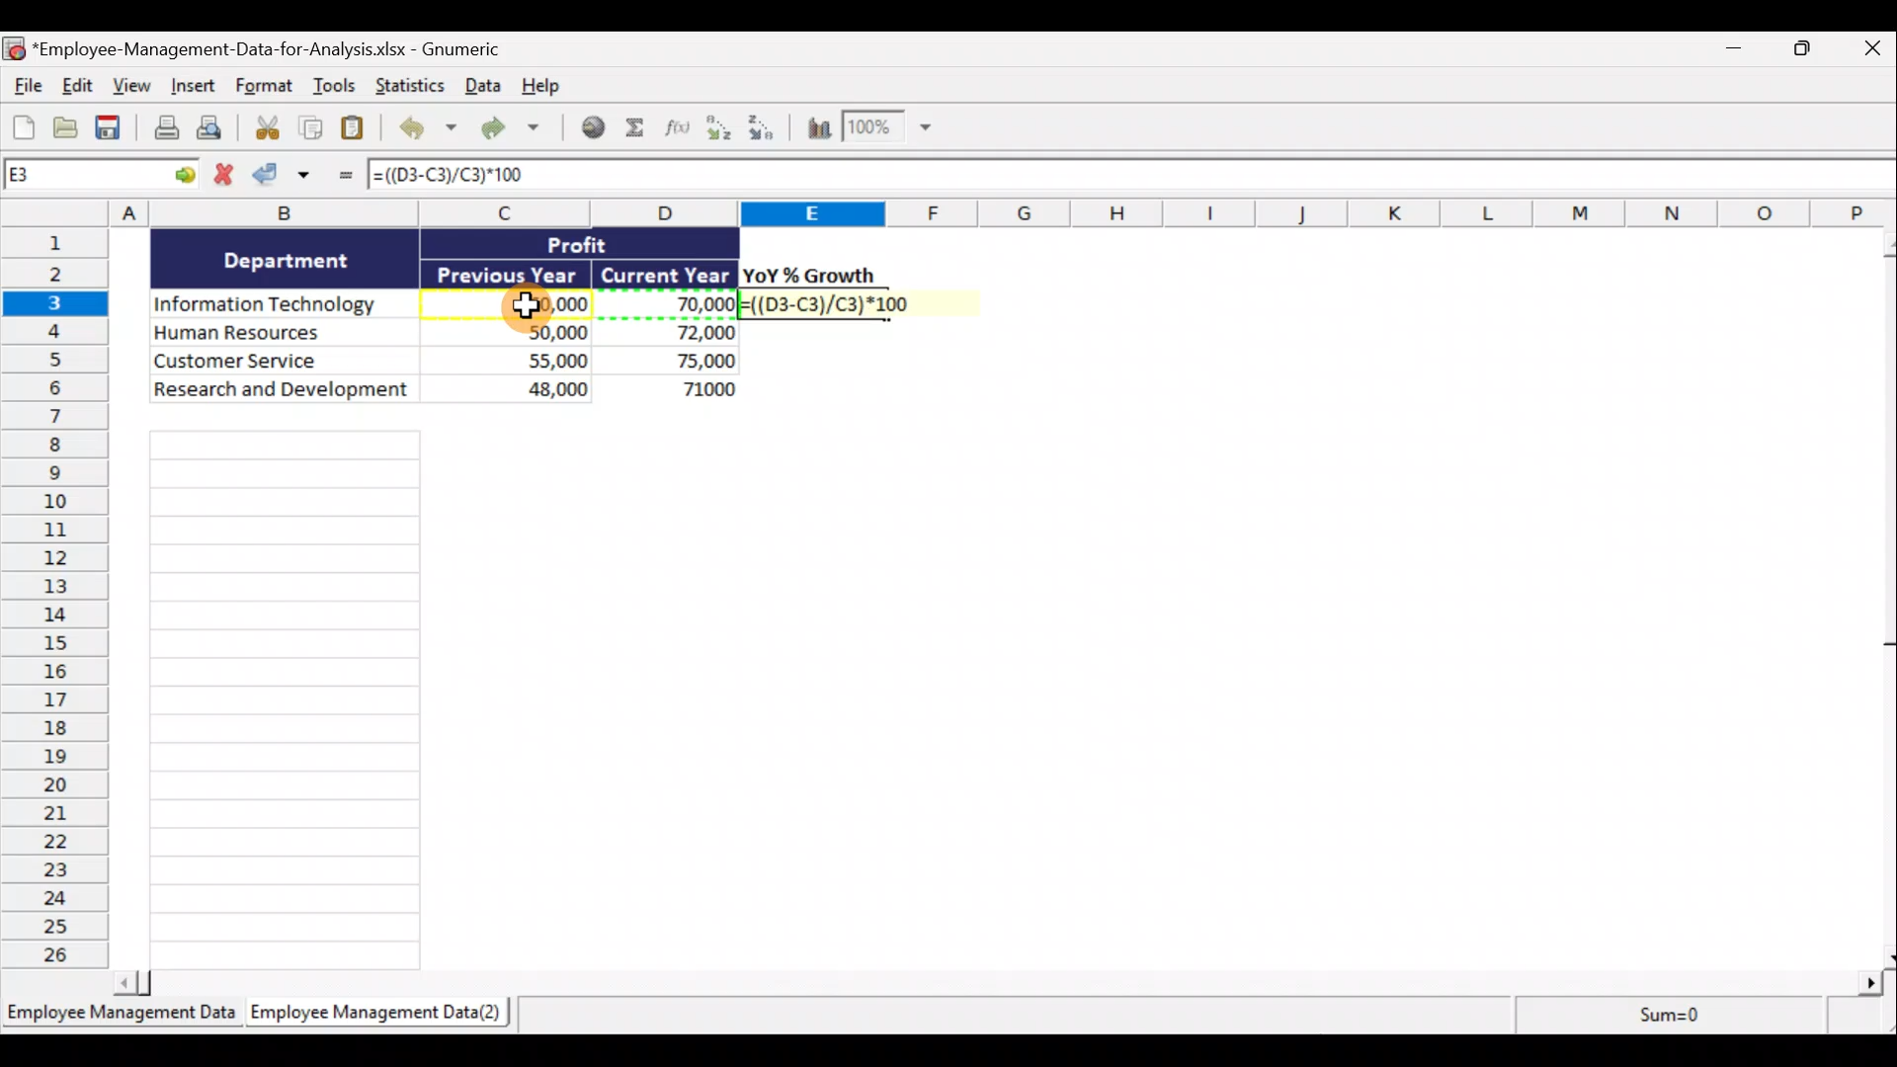 The height and width of the screenshot is (1067, 1897). Describe the element at coordinates (266, 88) in the screenshot. I see `Format` at that location.